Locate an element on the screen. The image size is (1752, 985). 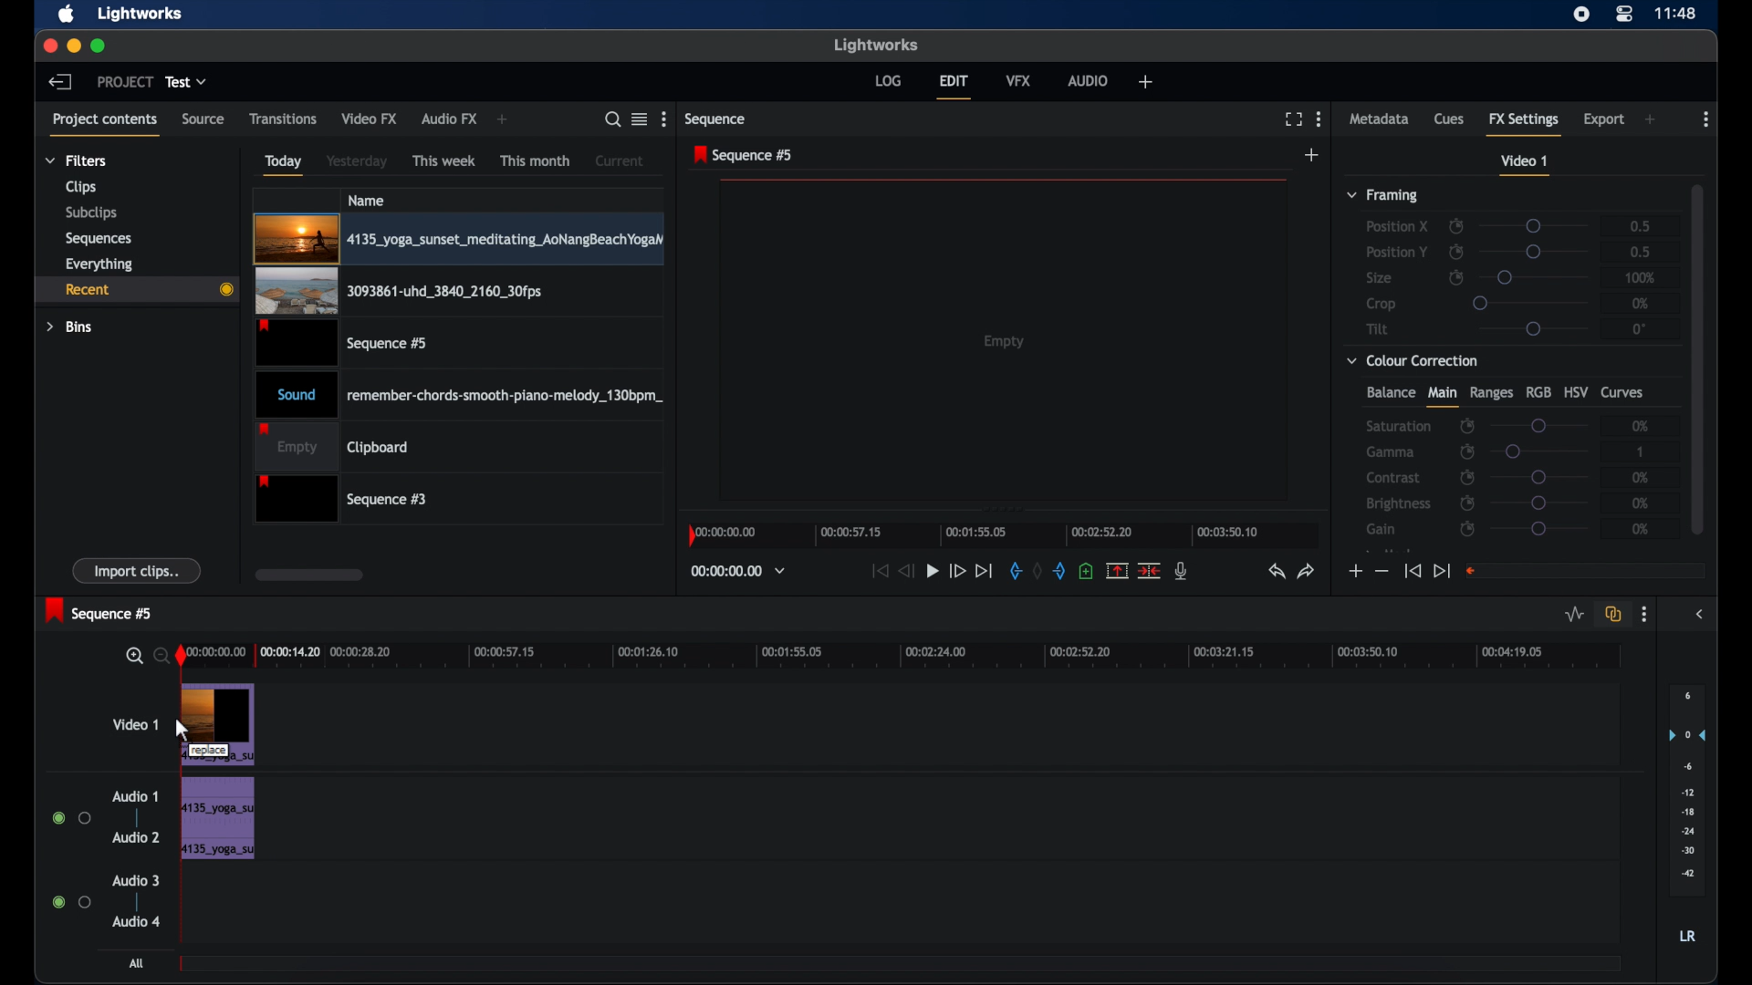
toggle list or tile view is located at coordinates (640, 119).